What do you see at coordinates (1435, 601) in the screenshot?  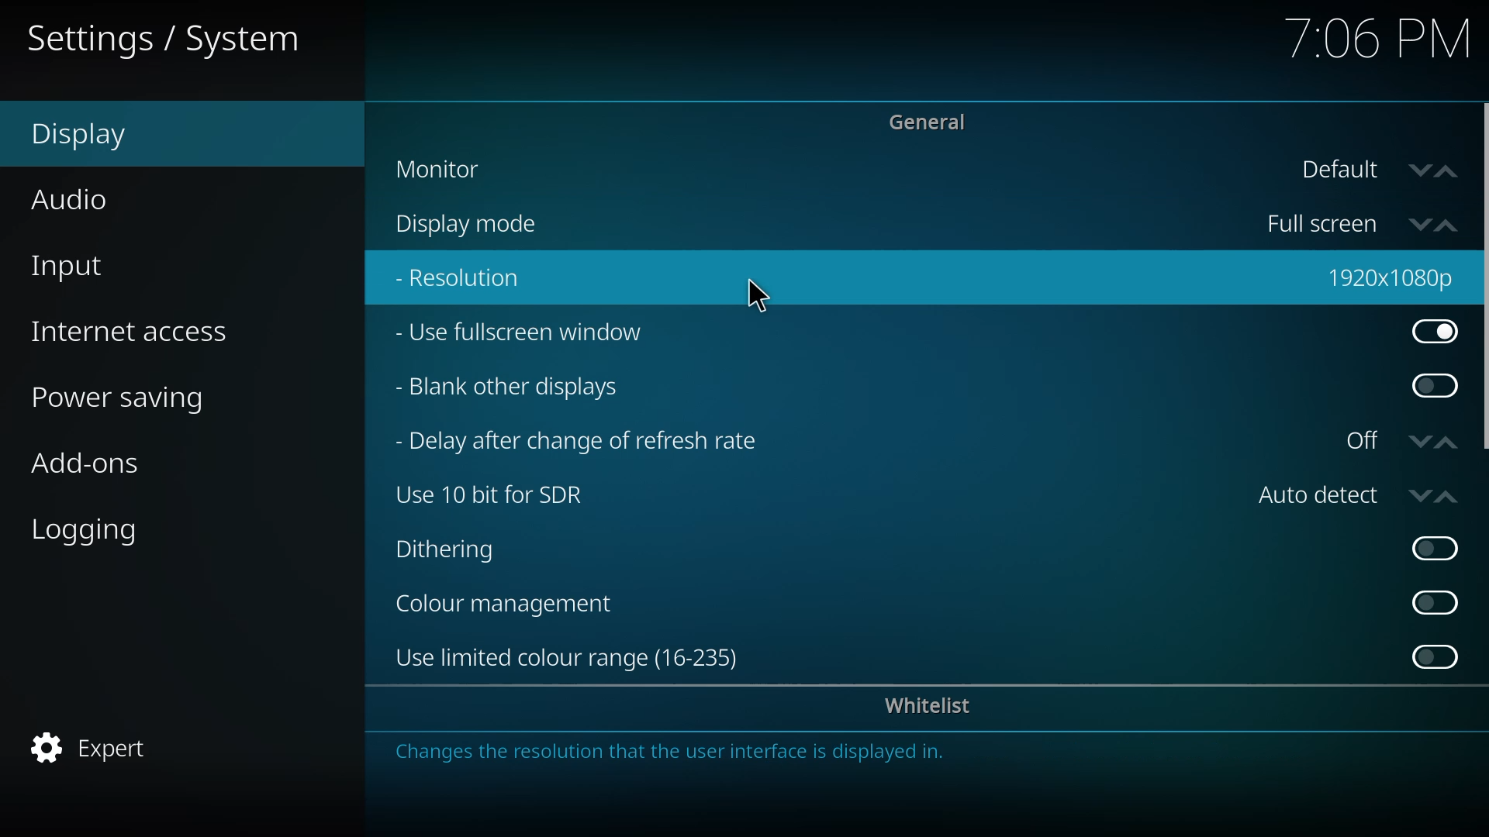 I see `enable` at bounding box center [1435, 601].